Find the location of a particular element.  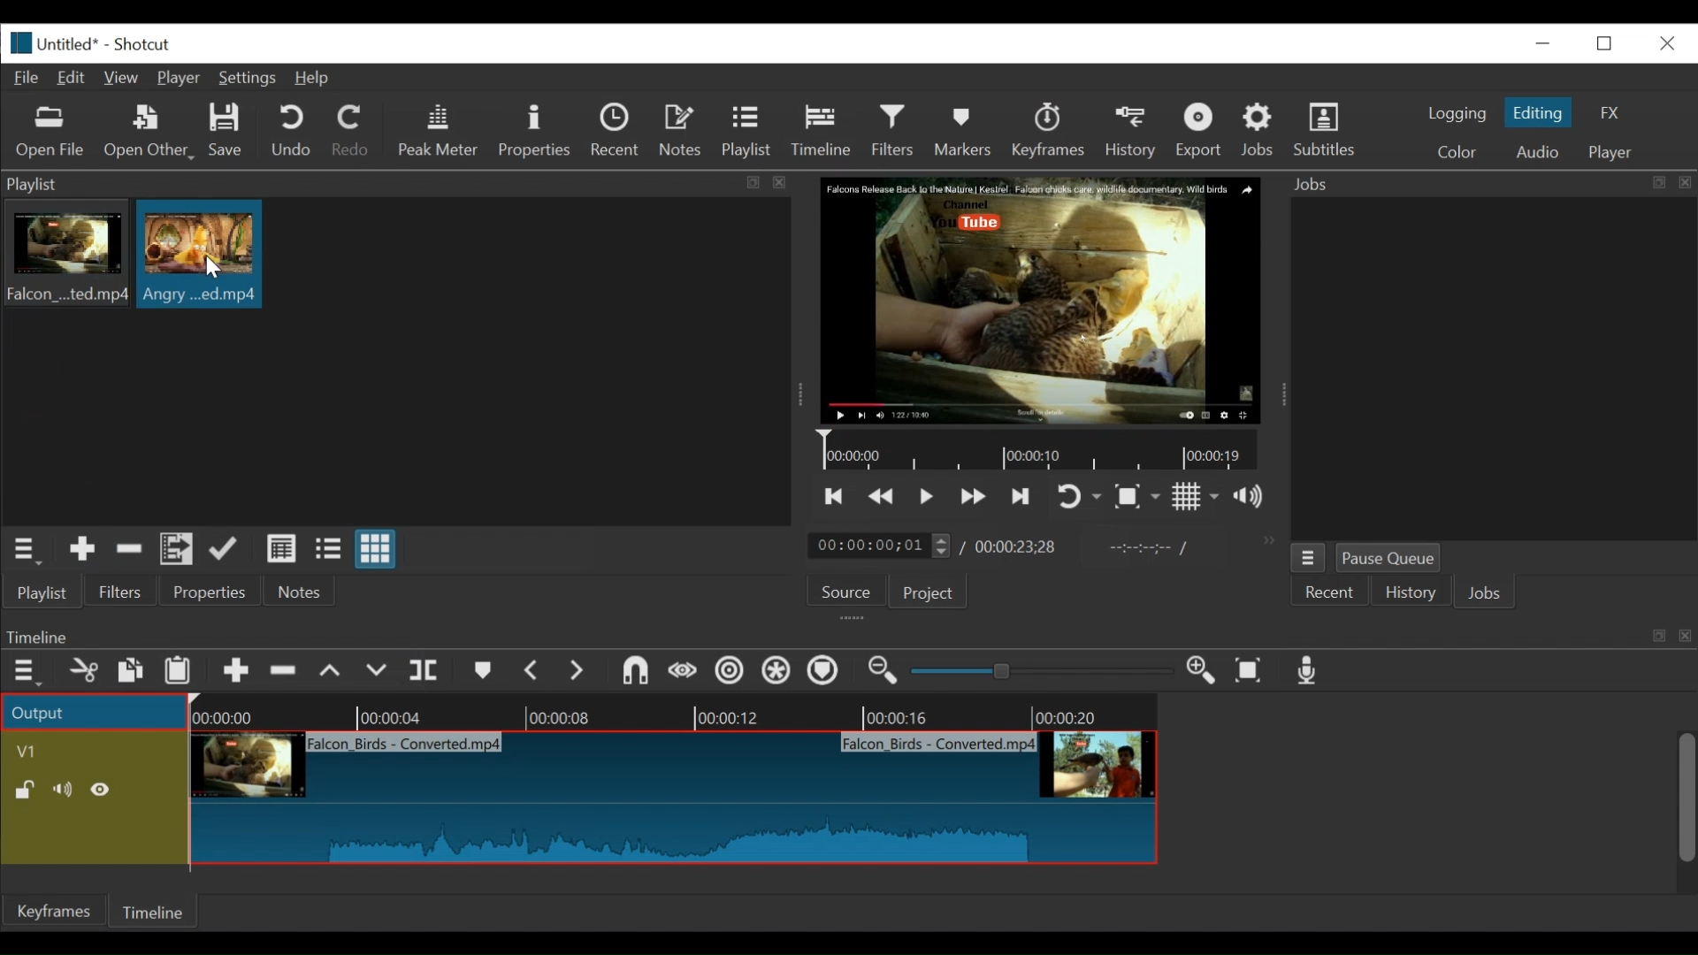

lift is located at coordinates (333, 673).